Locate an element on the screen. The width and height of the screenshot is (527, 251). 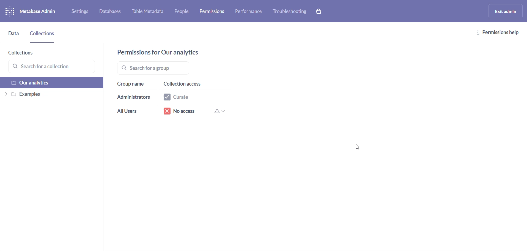
permissions is located at coordinates (214, 11).